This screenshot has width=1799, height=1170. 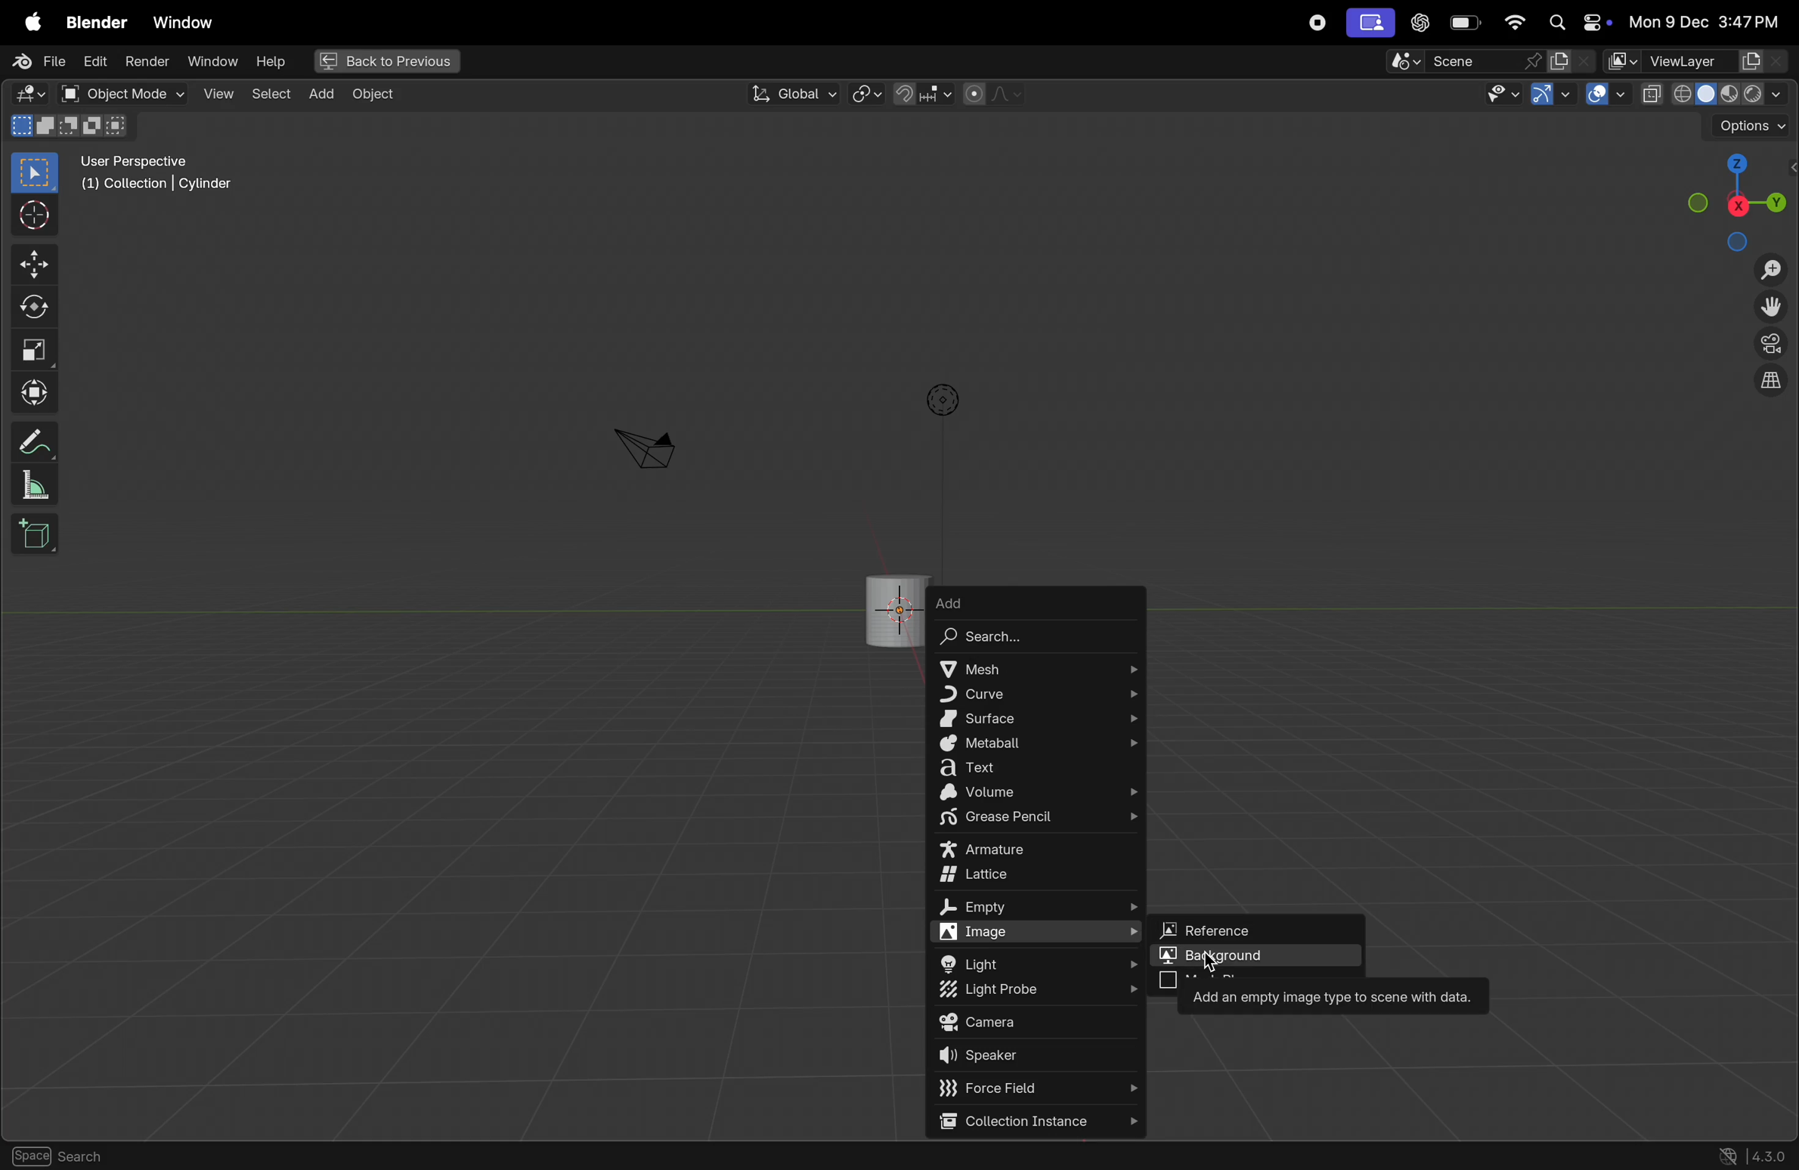 What do you see at coordinates (1037, 992) in the screenshot?
I see `lighy probr` at bounding box center [1037, 992].